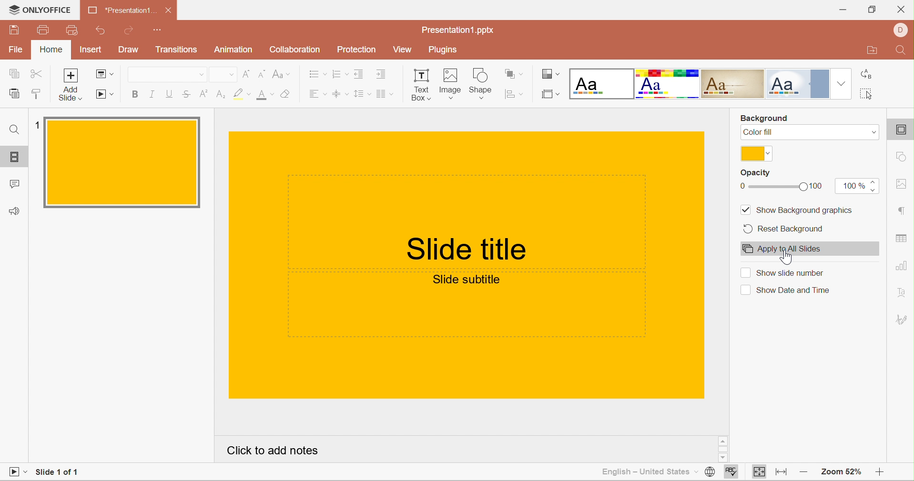  What do you see at coordinates (904, 158) in the screenshot?
I see `shape settings` at bounding box center [904, 158].